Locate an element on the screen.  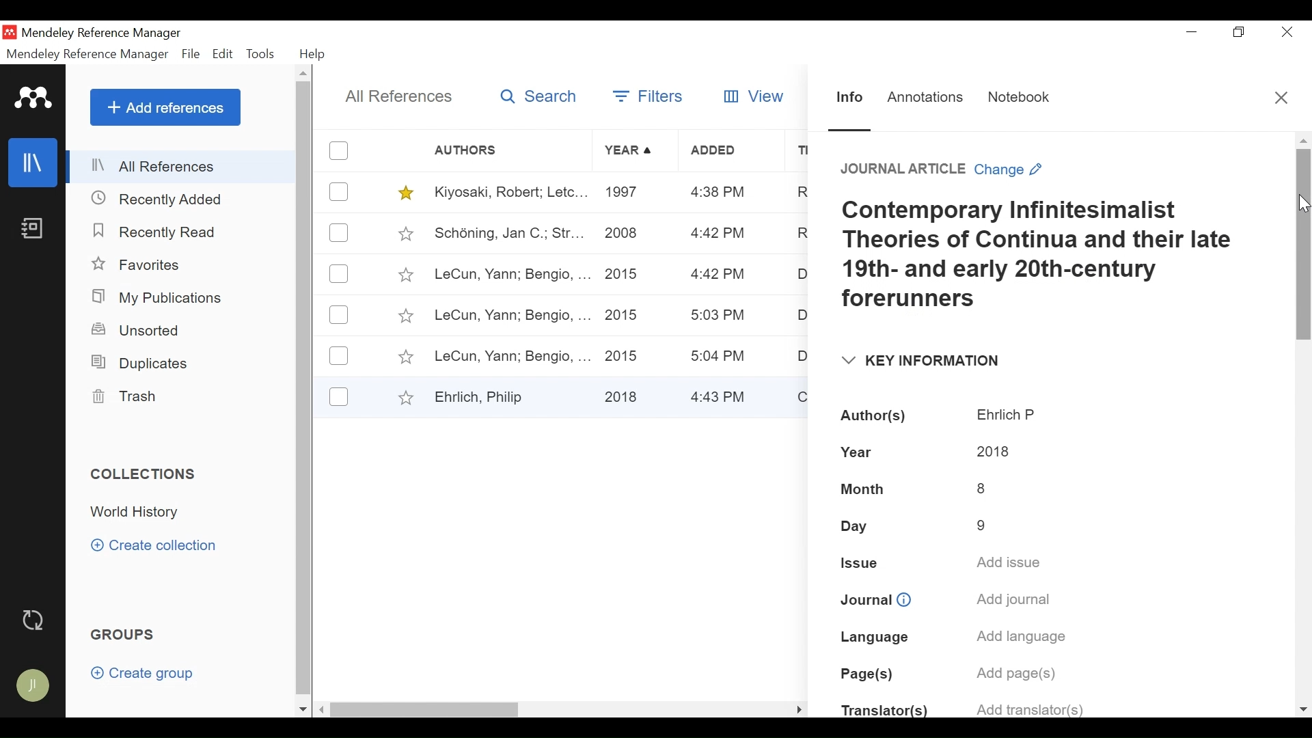
2018 is located at coordinates (625, 394).